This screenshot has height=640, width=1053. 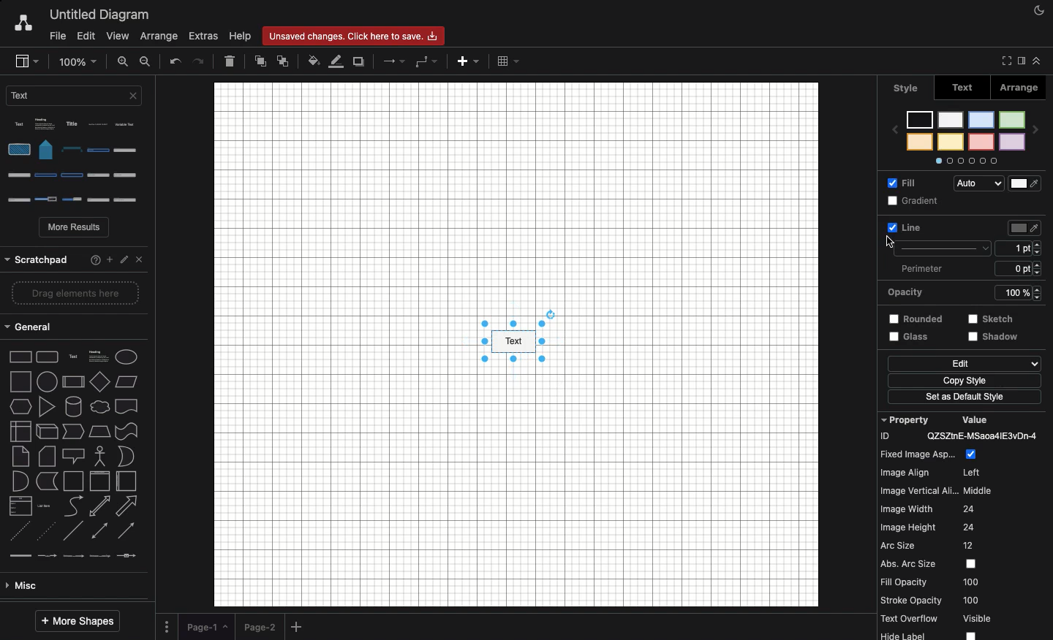 What do you see at coordinates (963, 89) in the screenshot?
I see `Text` at bounding box center [963, 89].